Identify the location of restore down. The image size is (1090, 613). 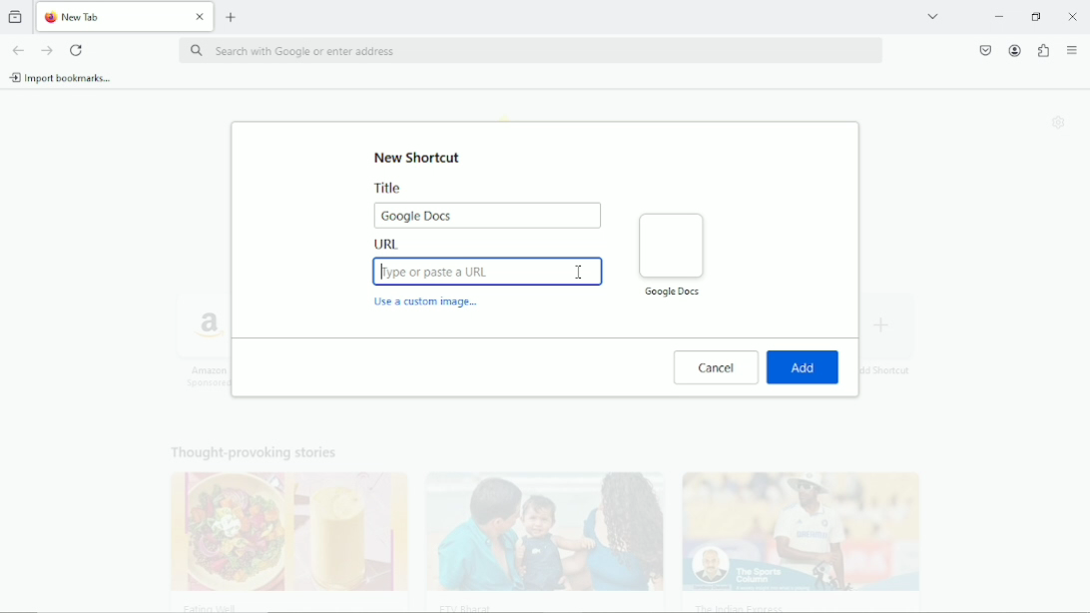
(1037, 16).